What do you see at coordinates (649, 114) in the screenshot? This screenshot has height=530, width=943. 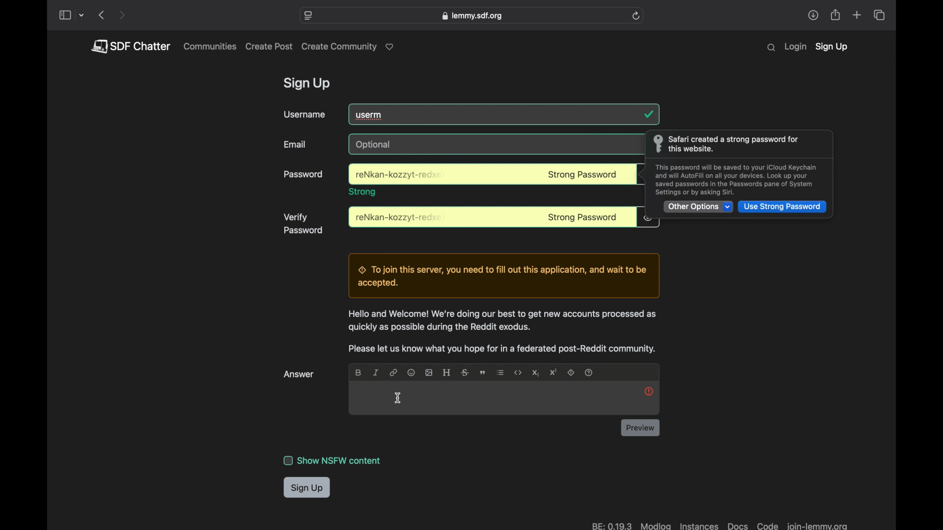 I see `tick mark` at bounding box center [649, 114].